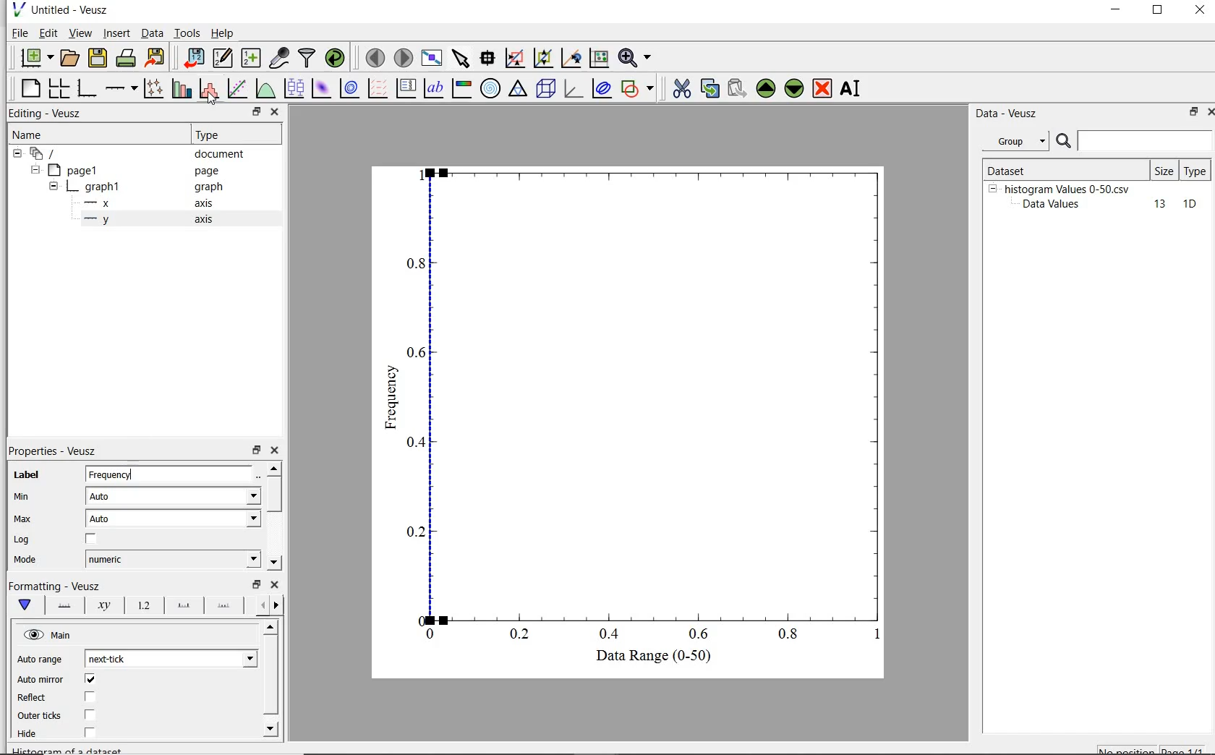  I want to click on open, so click(72, 56).